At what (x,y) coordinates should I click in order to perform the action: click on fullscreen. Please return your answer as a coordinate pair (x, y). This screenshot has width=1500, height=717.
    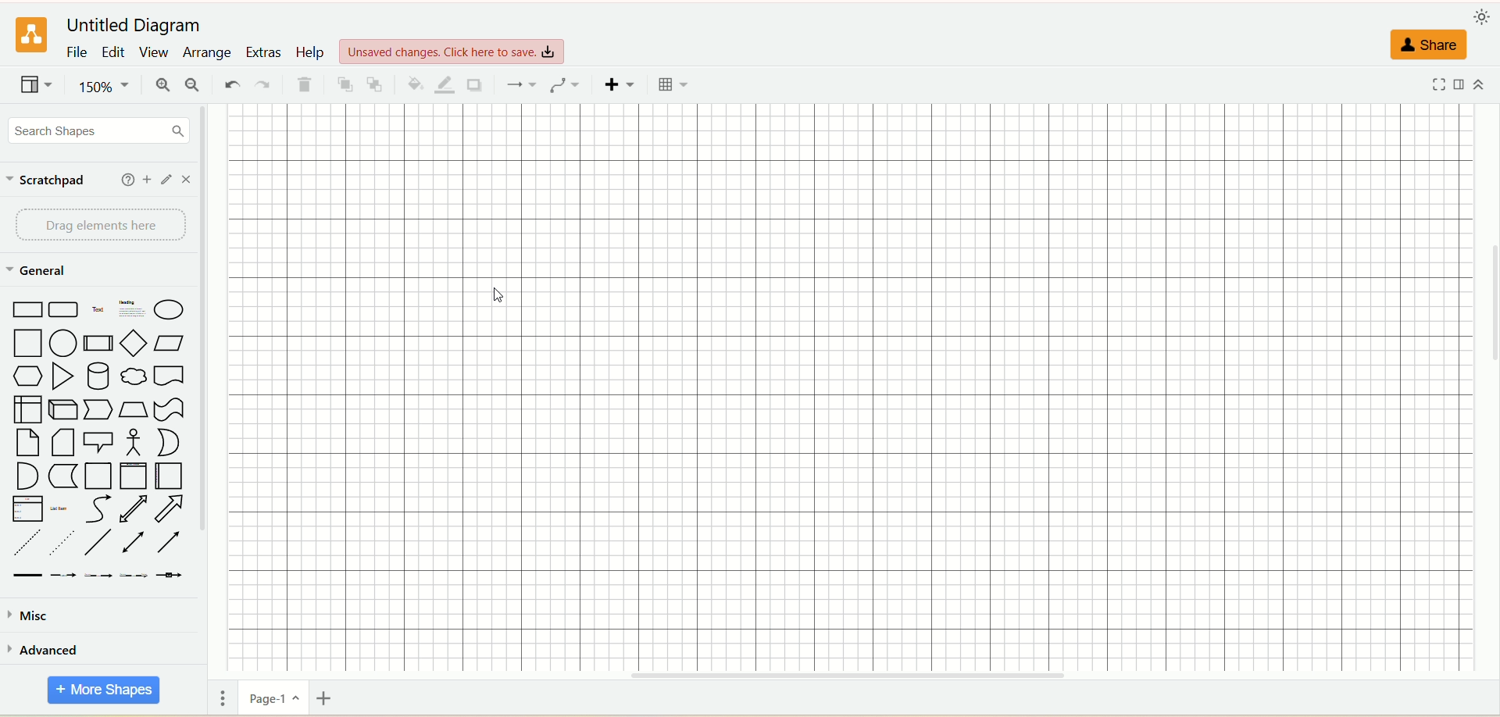
    Looking at the image, I should click on (1441, 85).